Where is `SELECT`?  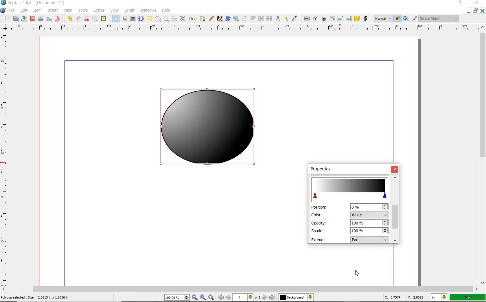
SELECT is located at coordinates (116, 19).